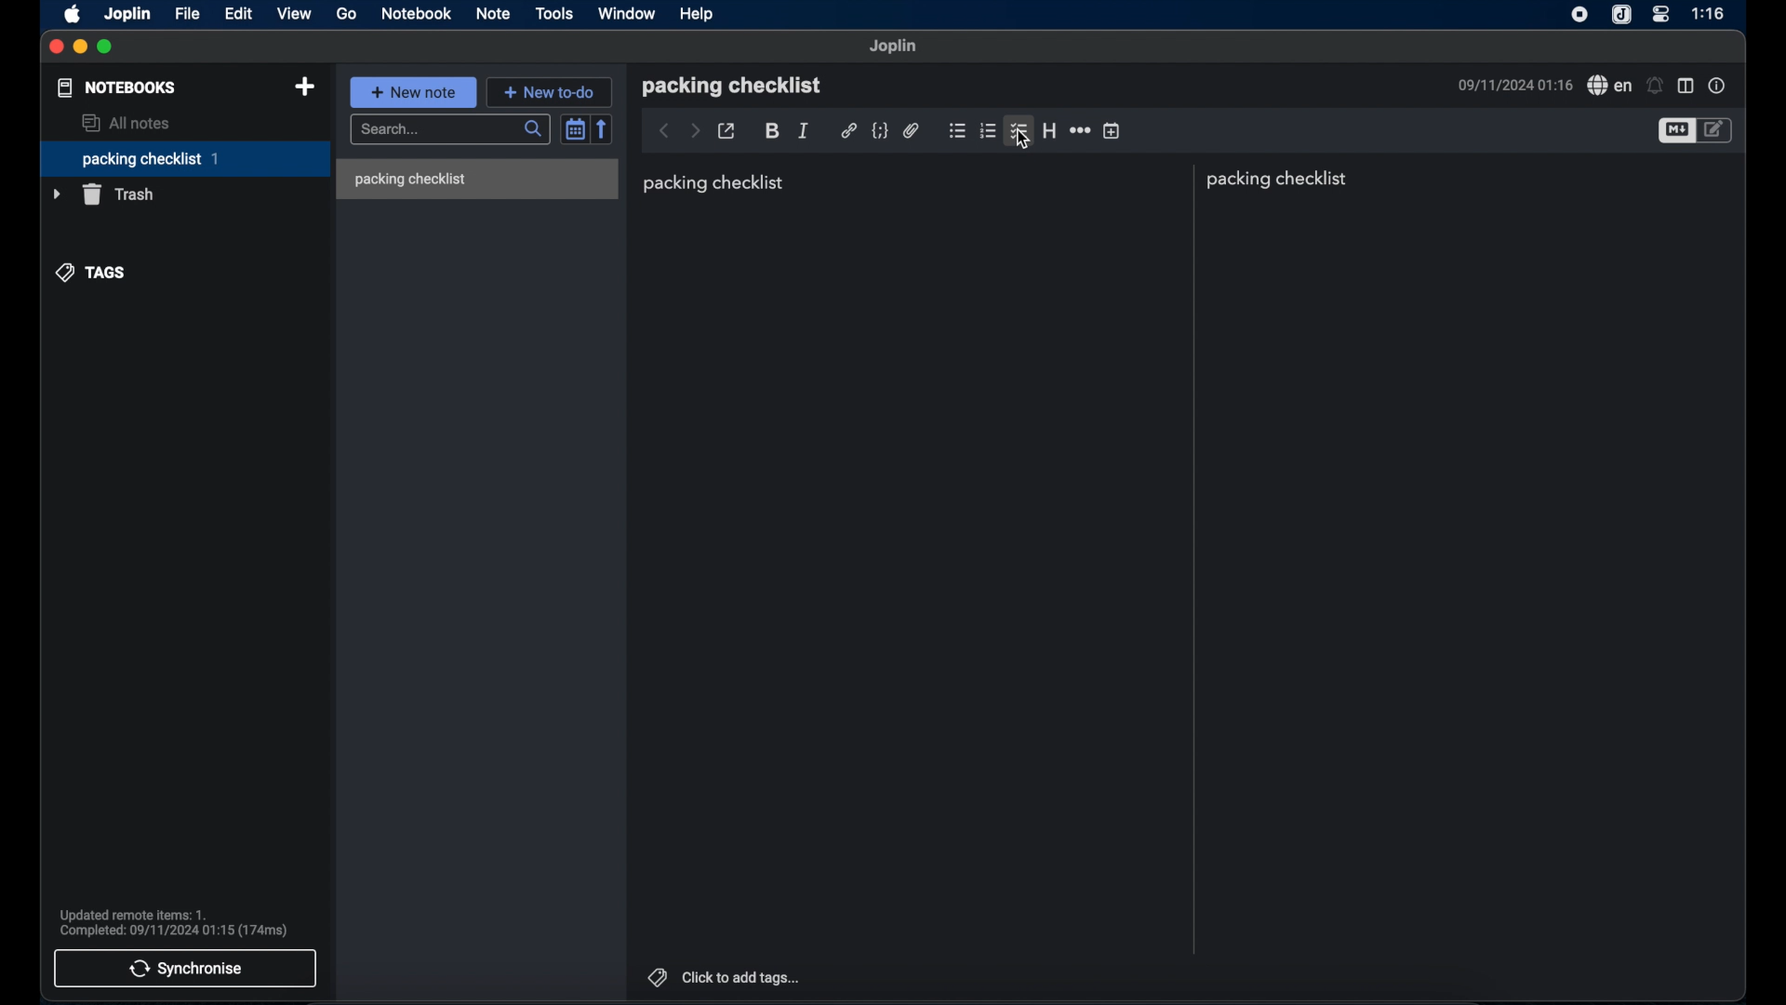 Image resolution: width=1786 pixels, height=1005 pixels. What do you see at coordinates (772, 131) in the screenshot?
I see `bold` at bounding box center [772, 131].